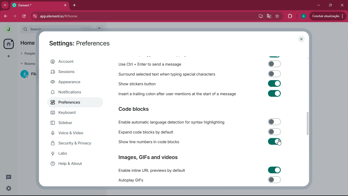 This screenshot has width=348, height=196. What do you see at coordinates (309, 123) in the screenshot?
I see `scroll bar ` at bounding box center [309, 123].